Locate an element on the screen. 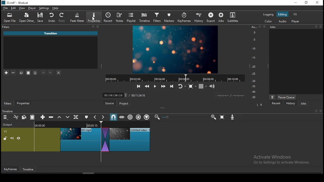 The width and height of the screenshot is (324, 182). paste is located at coordinates (33, 118).